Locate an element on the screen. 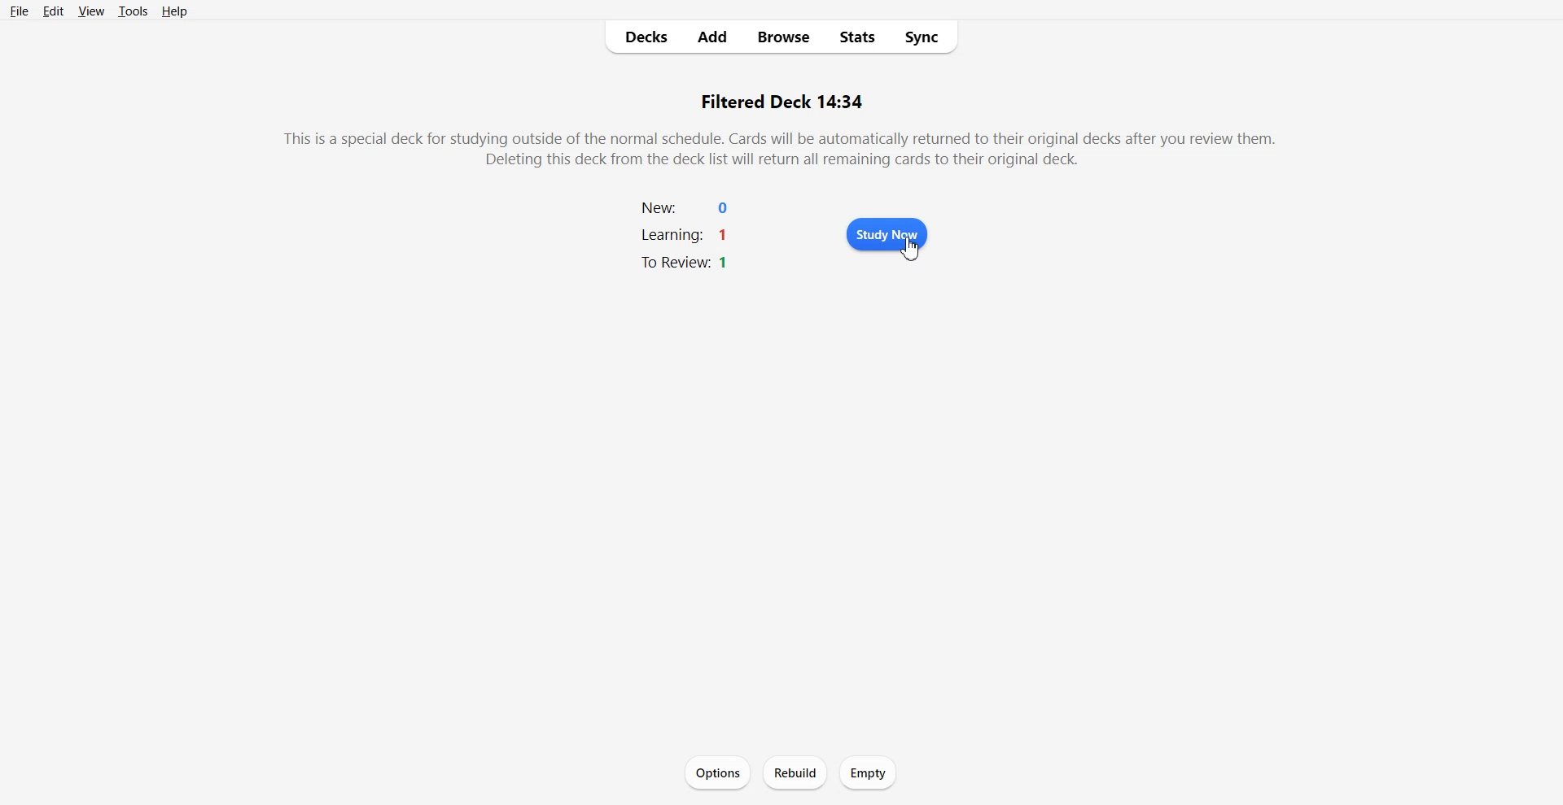 The image size is (1563, 805). Browse is located at coordinates (783, 37).